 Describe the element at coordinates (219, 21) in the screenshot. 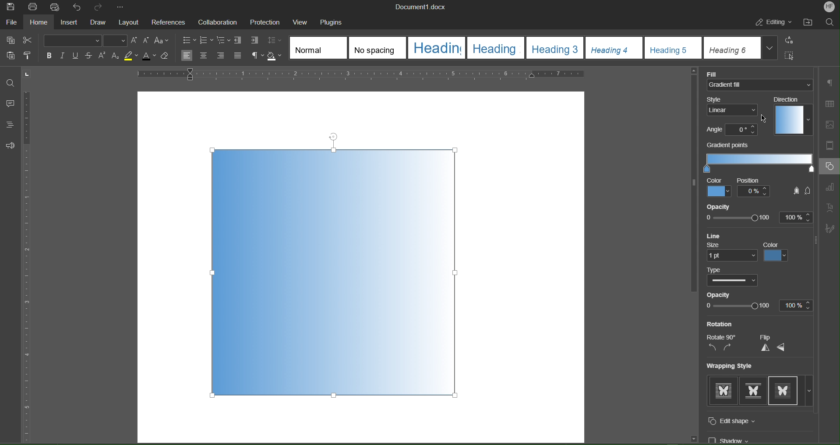

I see `Collaboration` at that location.